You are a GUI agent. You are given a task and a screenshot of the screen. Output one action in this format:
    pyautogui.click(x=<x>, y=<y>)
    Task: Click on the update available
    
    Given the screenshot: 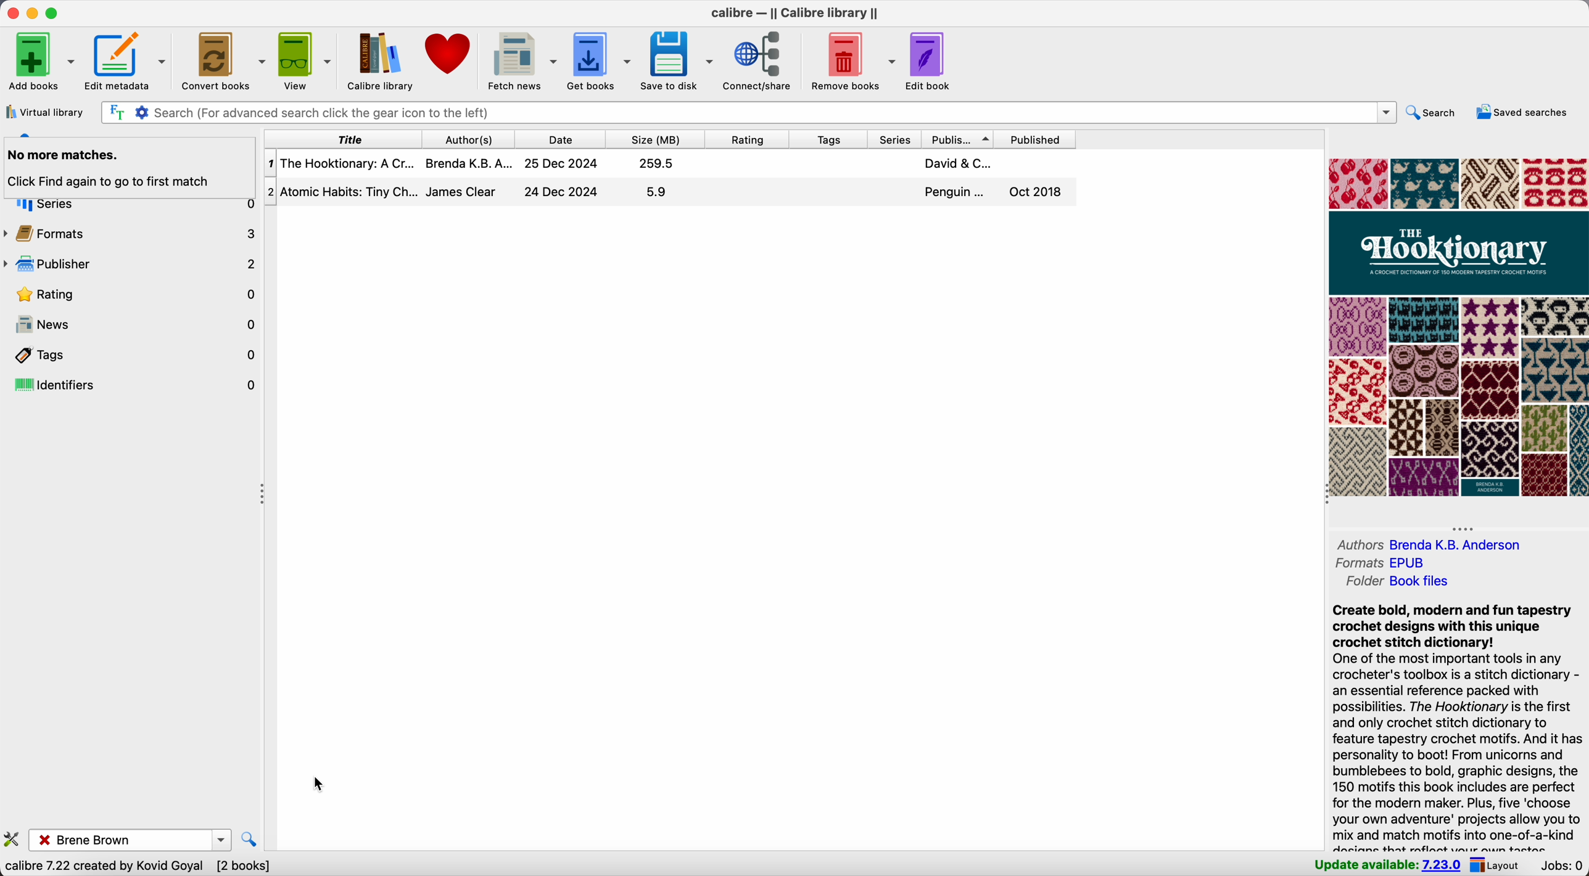 What is the action you would take?
    pyautogui.click(x=1385, y=866)
    